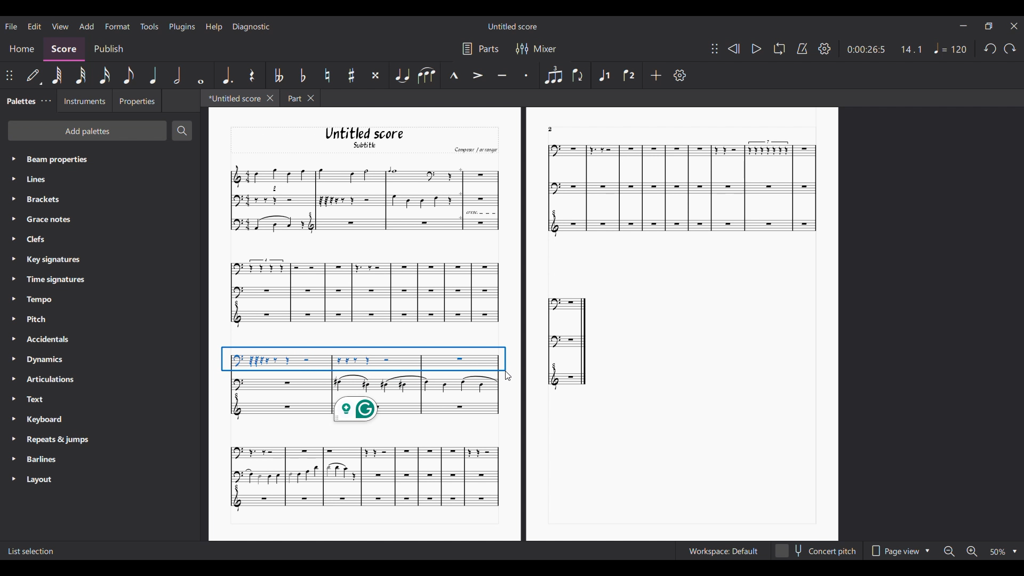 The width and height of the screenshot is (1024, 576). I want to click on Change position, so click(10, 76).